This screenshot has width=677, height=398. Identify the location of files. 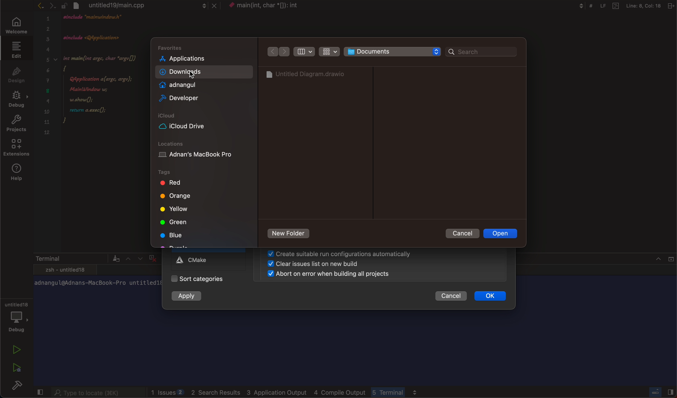
(310, 75).